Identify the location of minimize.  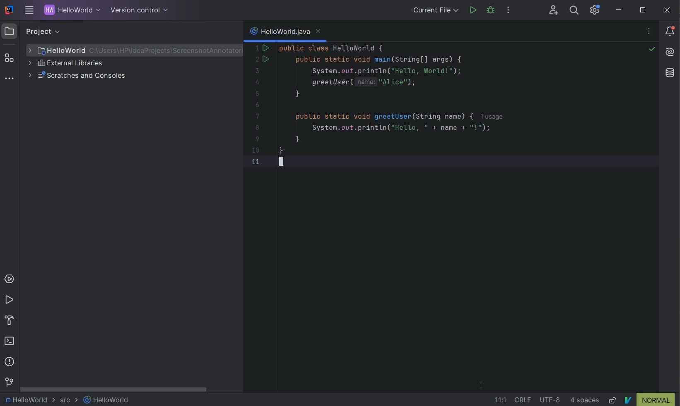
(620, 10).